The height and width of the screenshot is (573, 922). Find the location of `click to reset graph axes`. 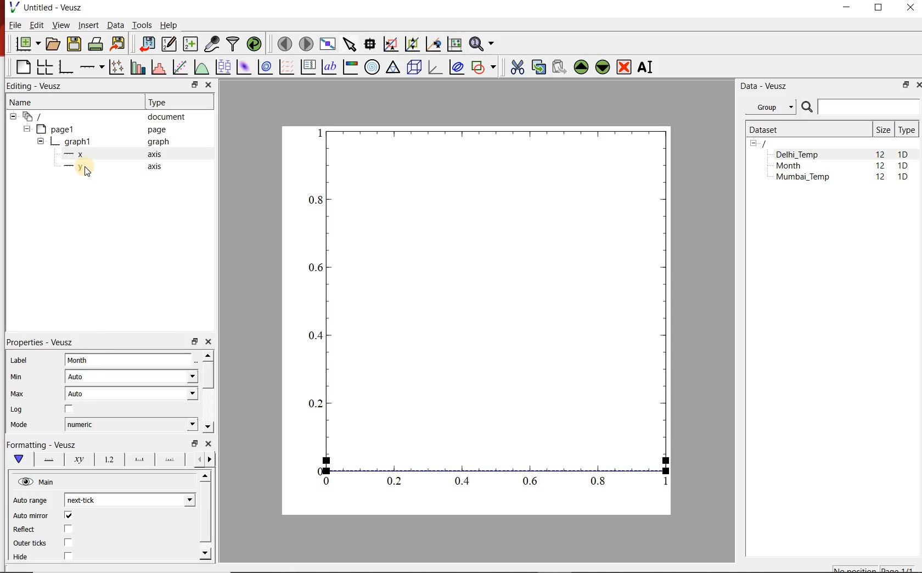

click to reset graph axes is located at coordinates (454, 44).